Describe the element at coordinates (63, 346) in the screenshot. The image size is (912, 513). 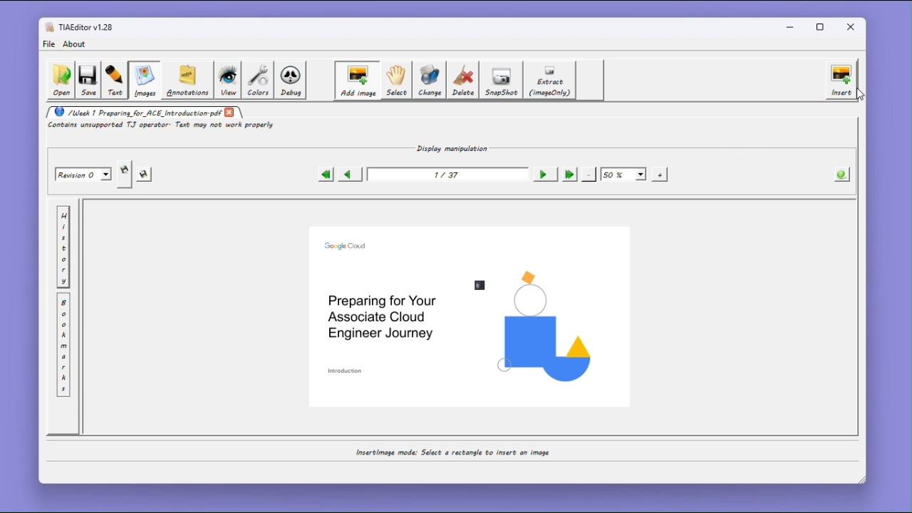
I see `Bookmark` at that location.